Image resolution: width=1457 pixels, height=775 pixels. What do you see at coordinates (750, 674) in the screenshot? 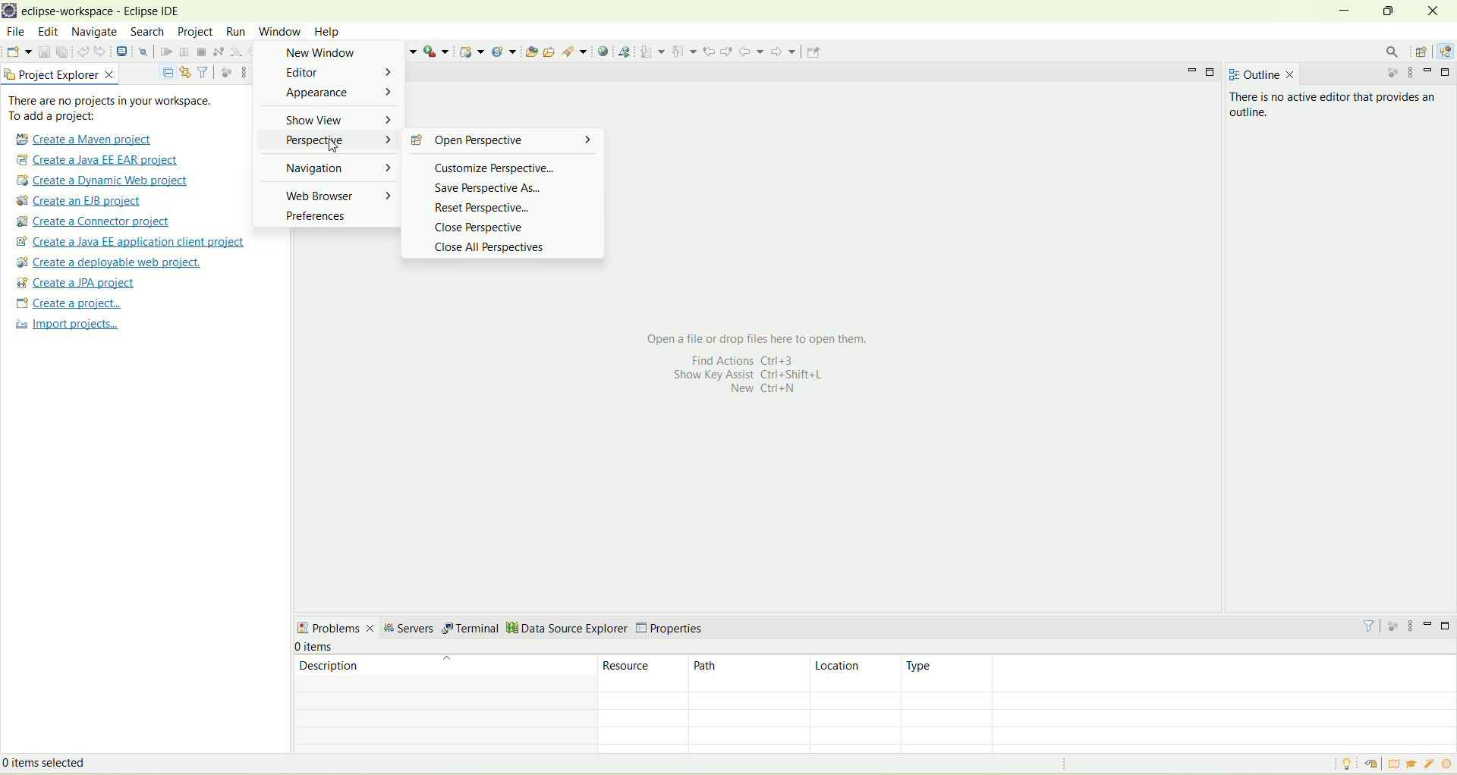
I see `path` at bounding box center [750, 674].